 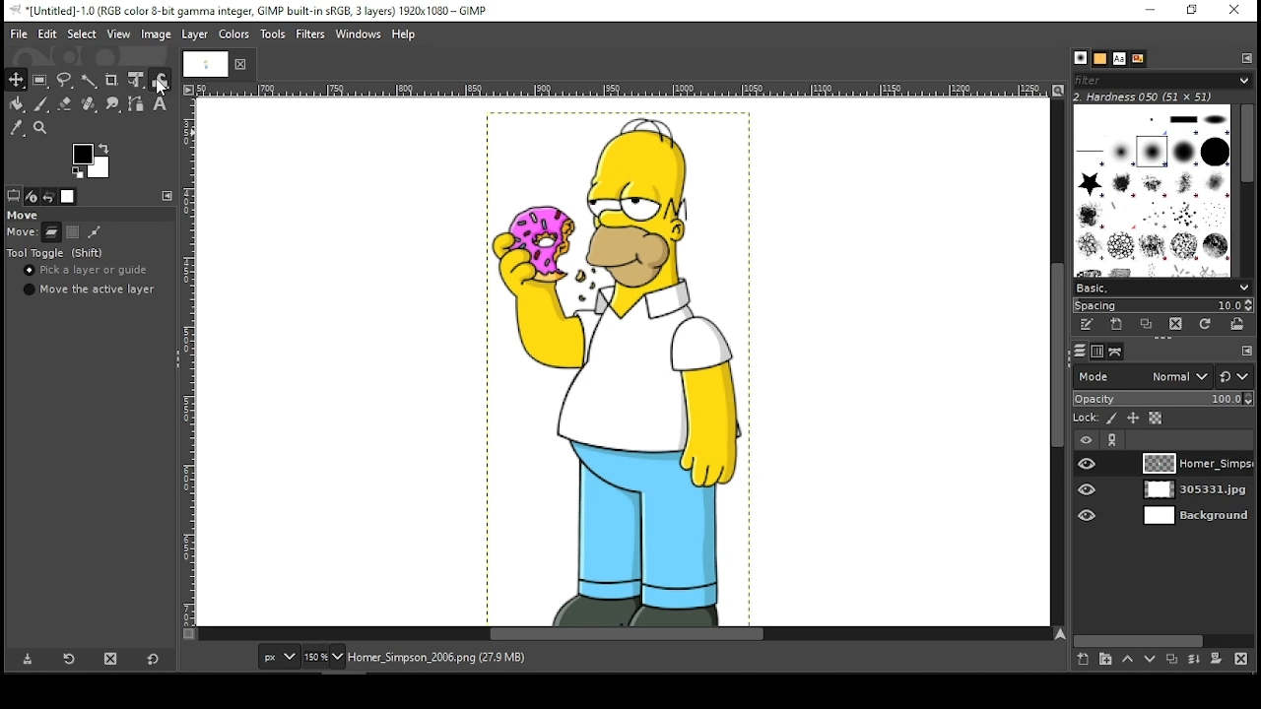 I want to click on hardness 050, so click(x=1169, y=97).